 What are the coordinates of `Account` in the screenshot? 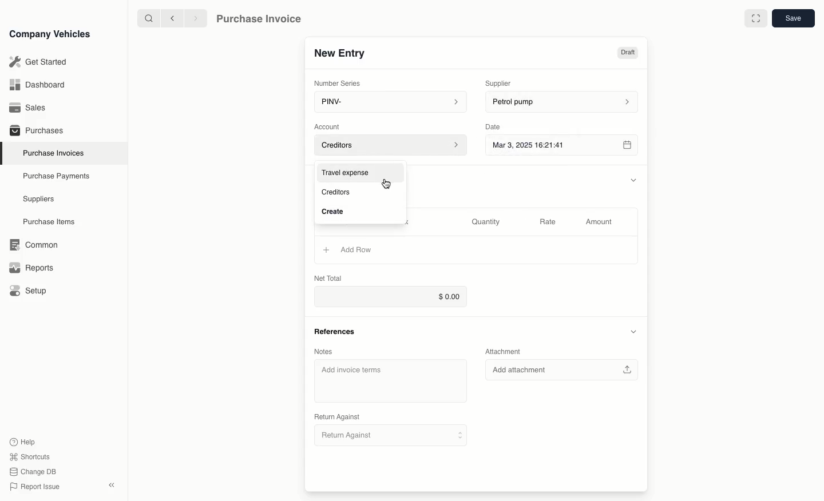 It's located at (327, 126).